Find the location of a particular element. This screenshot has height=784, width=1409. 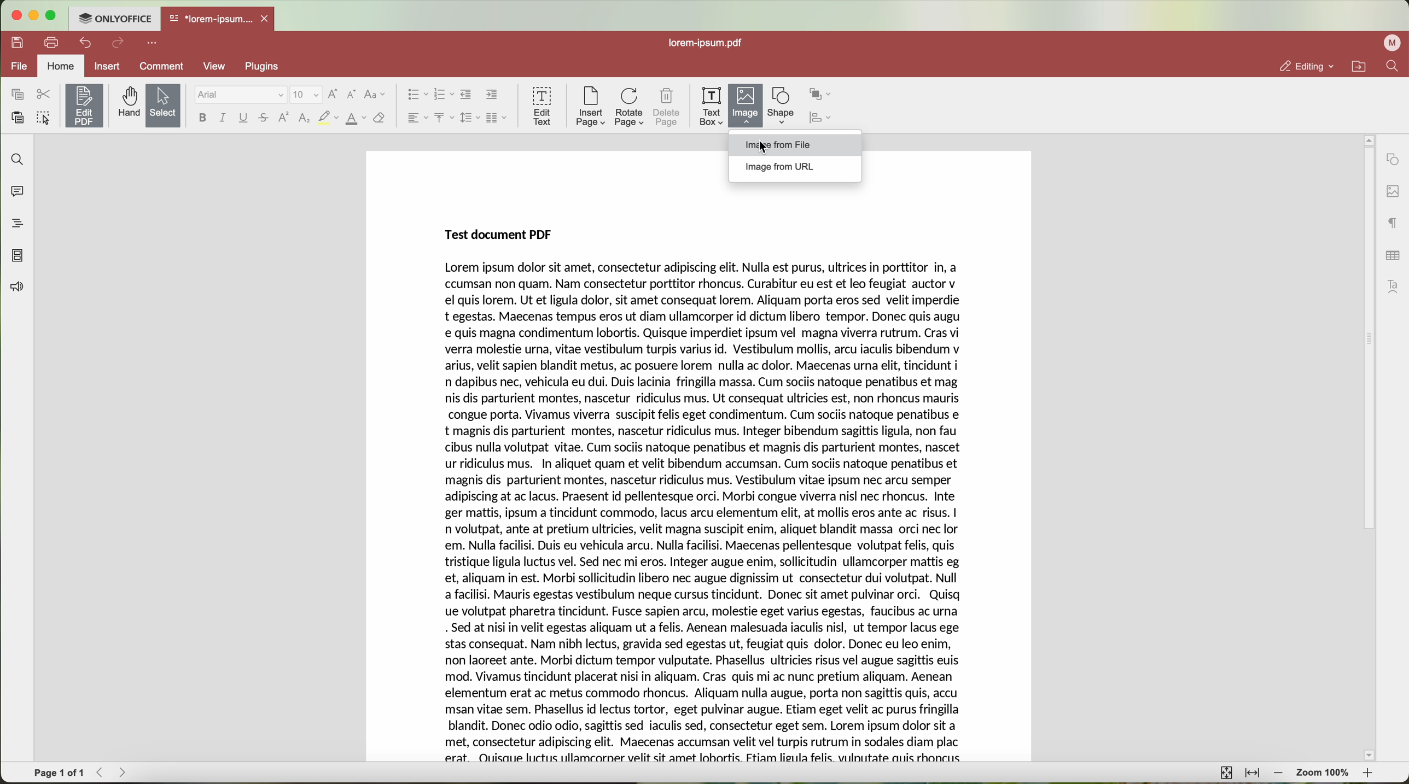

insert is located at coordinates (107, 66).